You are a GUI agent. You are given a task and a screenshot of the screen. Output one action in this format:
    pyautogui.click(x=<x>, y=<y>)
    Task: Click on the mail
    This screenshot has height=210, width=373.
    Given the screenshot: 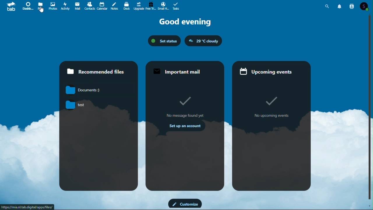 What is the action you would take?
    pyautogui.click(x=77, y=6)
    